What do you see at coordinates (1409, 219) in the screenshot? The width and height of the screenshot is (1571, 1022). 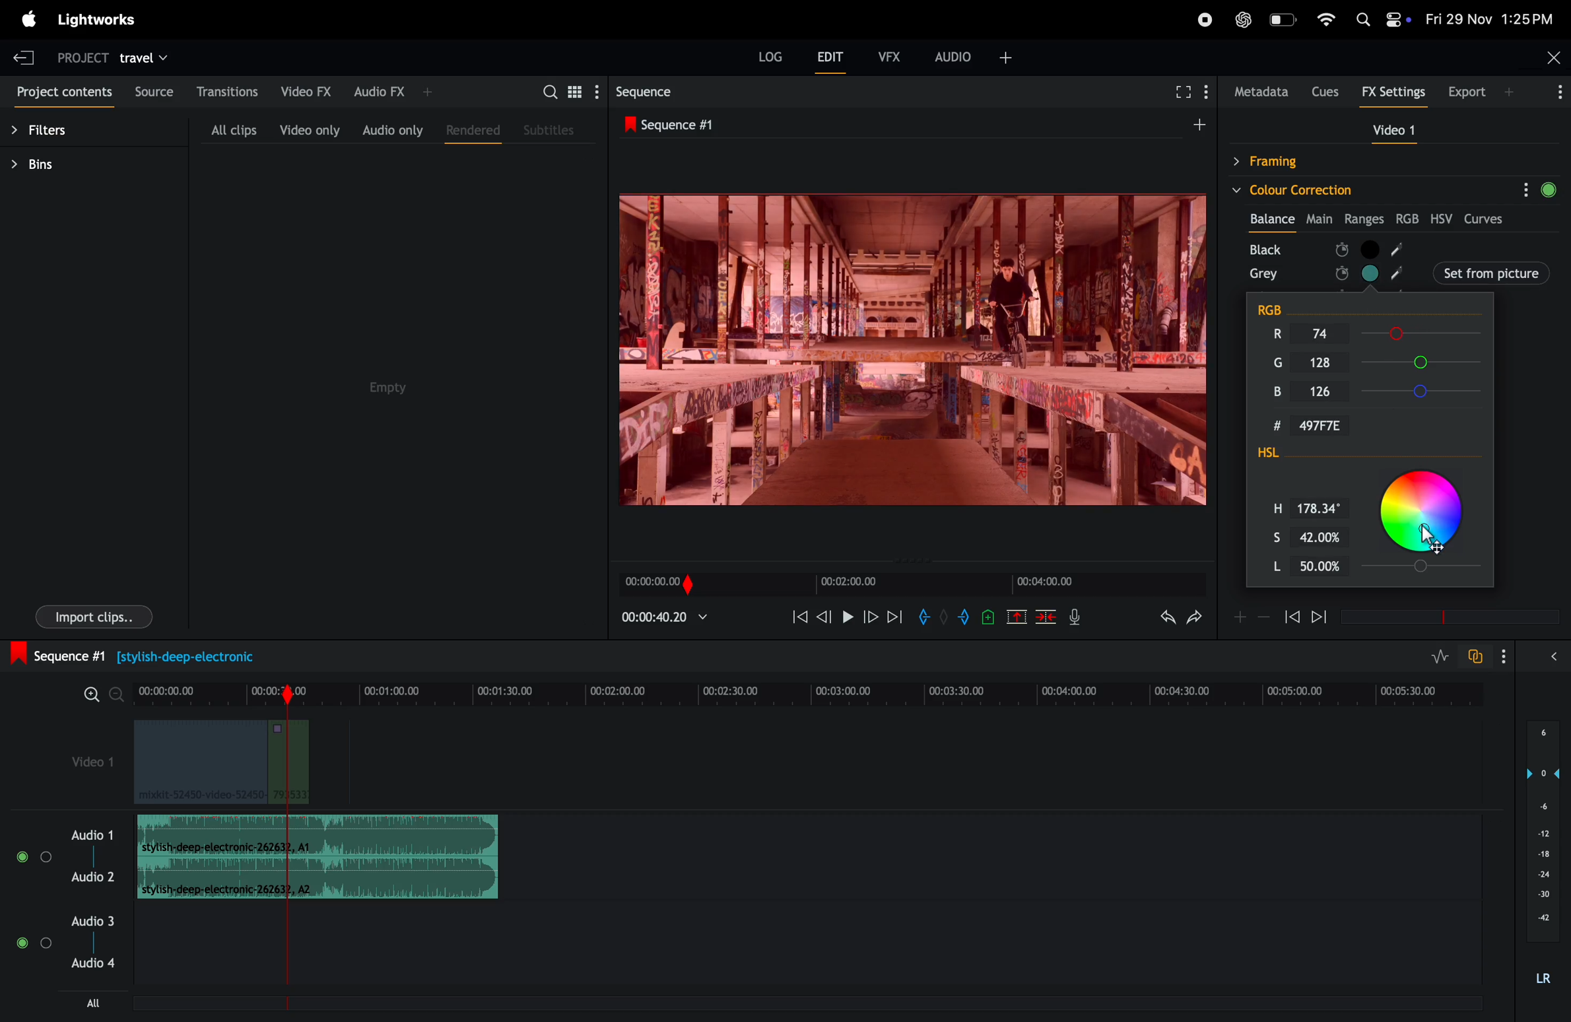 I see `rgb` at bounding box center [1409, 219].